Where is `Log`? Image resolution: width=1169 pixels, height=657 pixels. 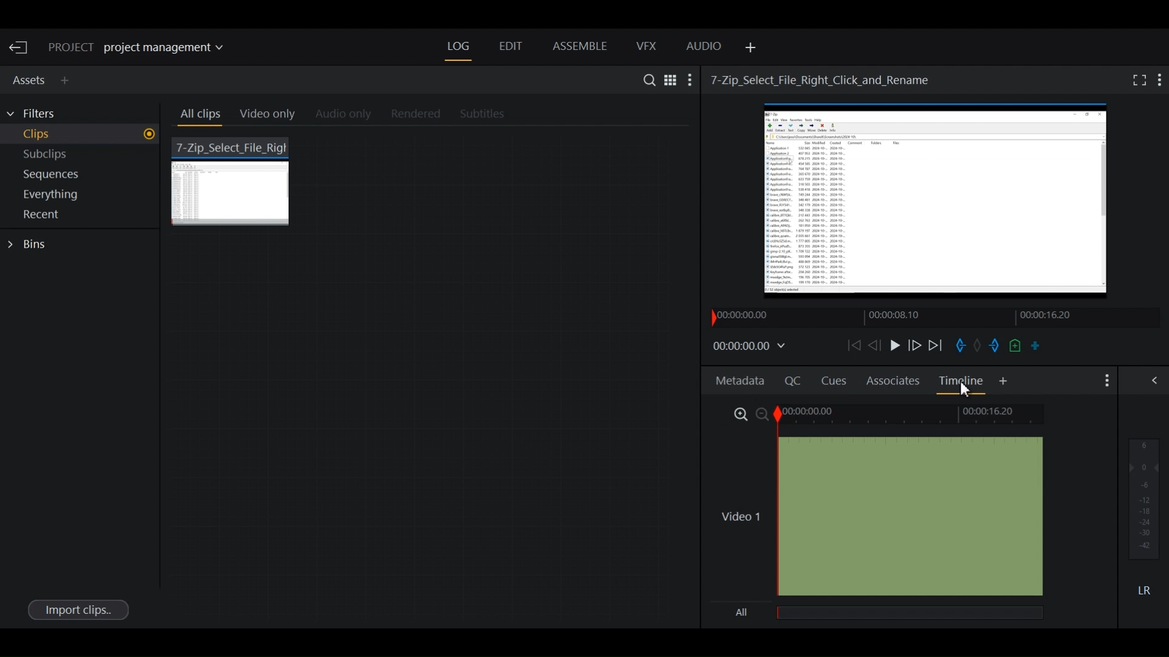
Log is located at coordinates (458, 47).